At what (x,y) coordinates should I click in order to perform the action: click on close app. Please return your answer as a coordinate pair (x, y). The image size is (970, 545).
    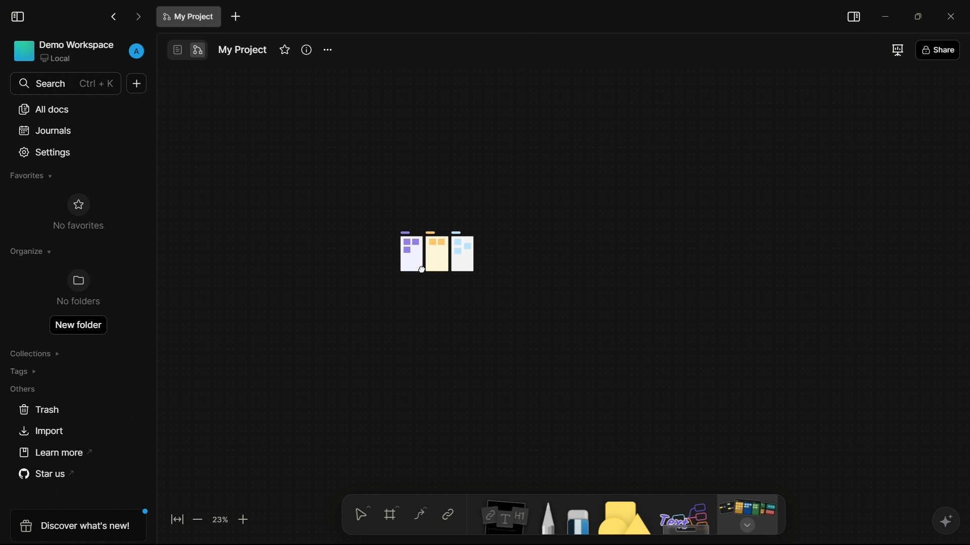
    Looking at the image, I should click on (954, 16).